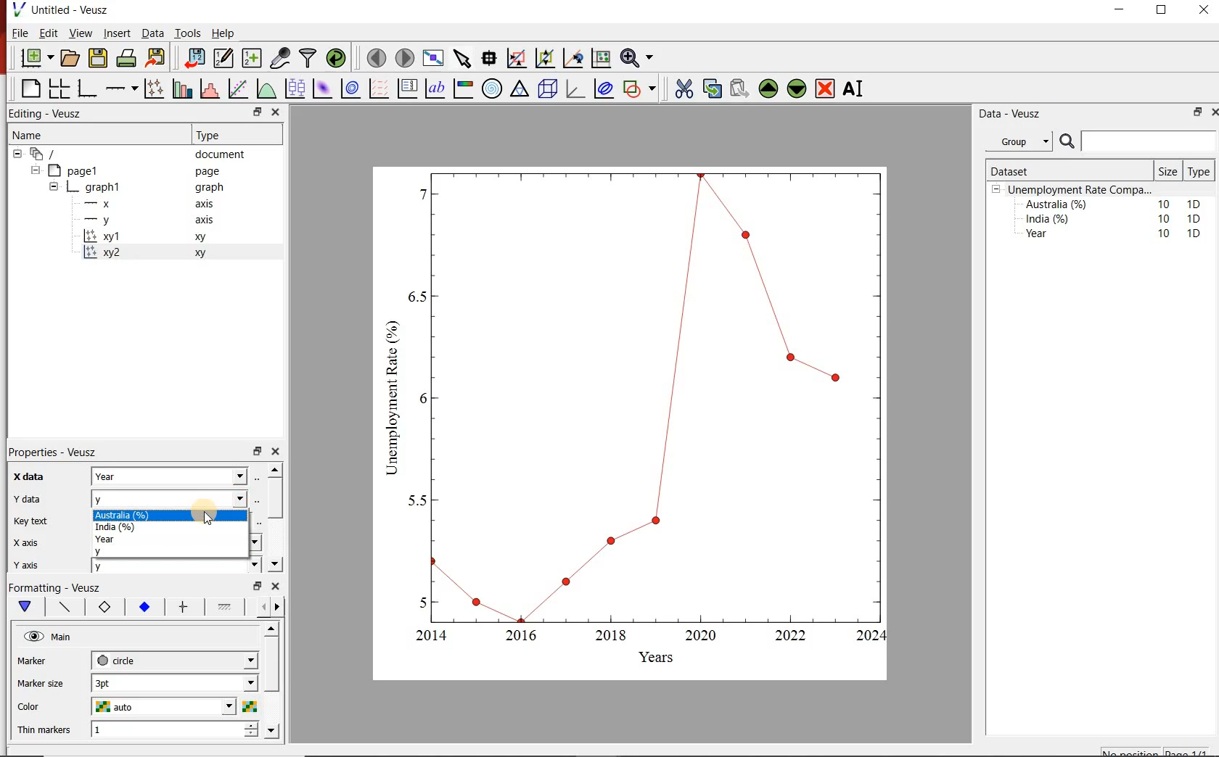 This screenshot has height=757, width=1219. I want to click on page1 page, so click(139, 170).